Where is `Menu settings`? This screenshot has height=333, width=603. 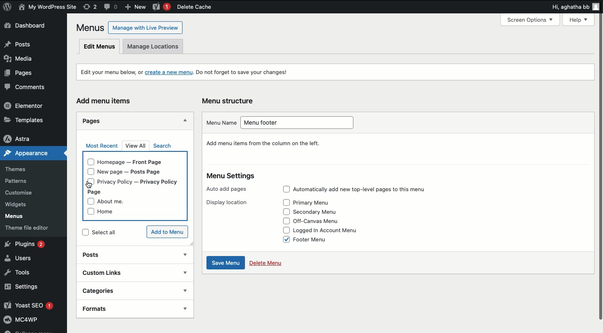 Menu settings is located at coordinates (232, 177).